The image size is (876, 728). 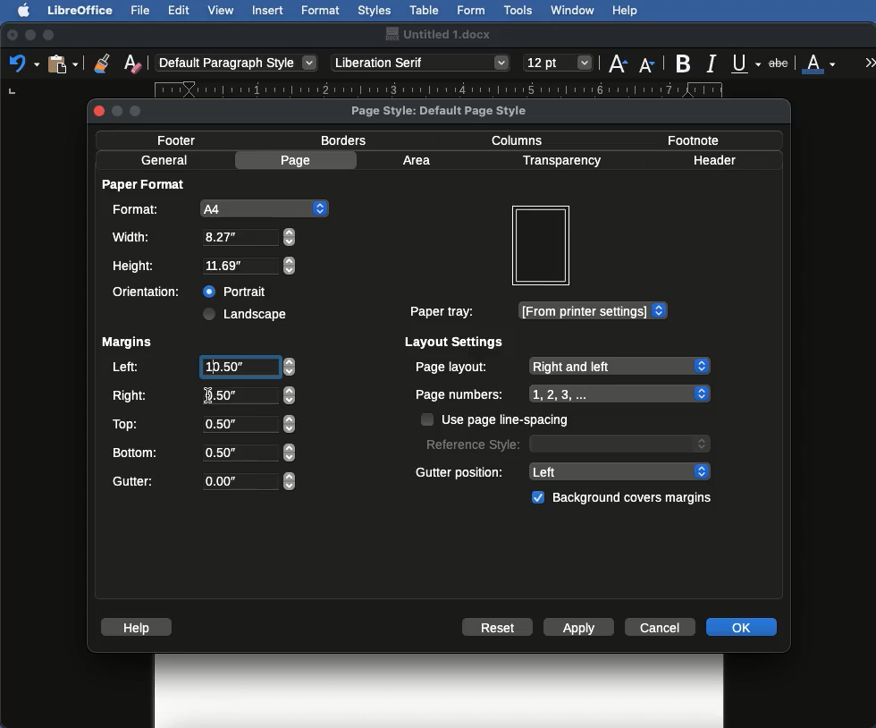 I want to click on Edit, so click(x=179, y=10).